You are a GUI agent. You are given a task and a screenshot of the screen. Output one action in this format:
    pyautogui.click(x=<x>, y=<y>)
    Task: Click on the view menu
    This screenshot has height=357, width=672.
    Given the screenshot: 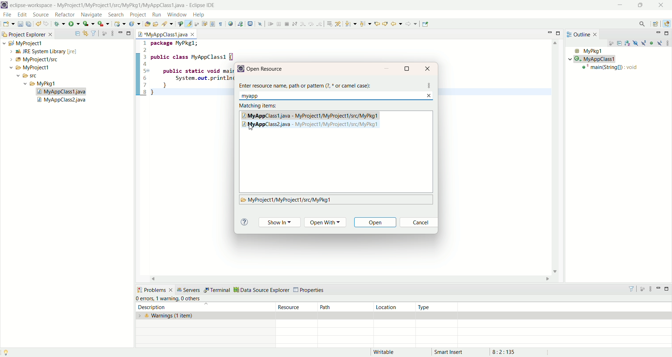 What is the action you would take?
    pyautogui.click(x=112, y=33)
    